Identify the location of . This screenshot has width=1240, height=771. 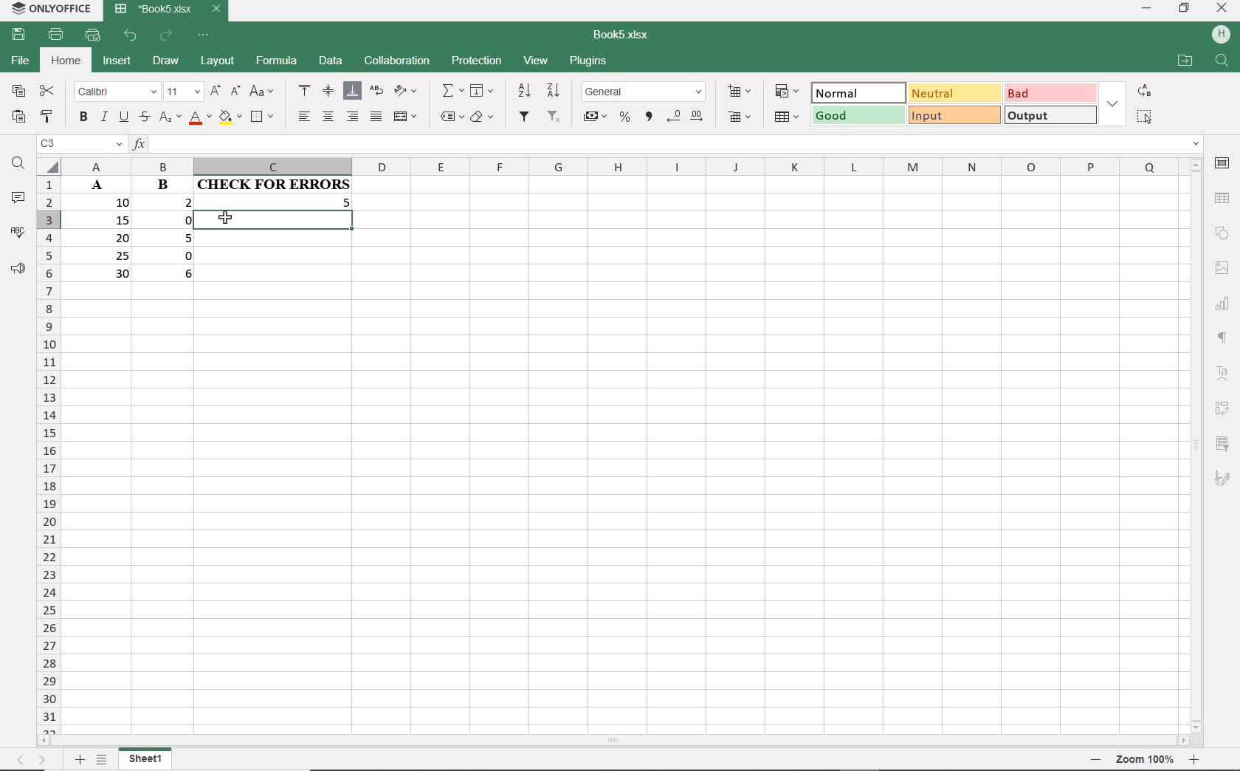
(1225, 301).